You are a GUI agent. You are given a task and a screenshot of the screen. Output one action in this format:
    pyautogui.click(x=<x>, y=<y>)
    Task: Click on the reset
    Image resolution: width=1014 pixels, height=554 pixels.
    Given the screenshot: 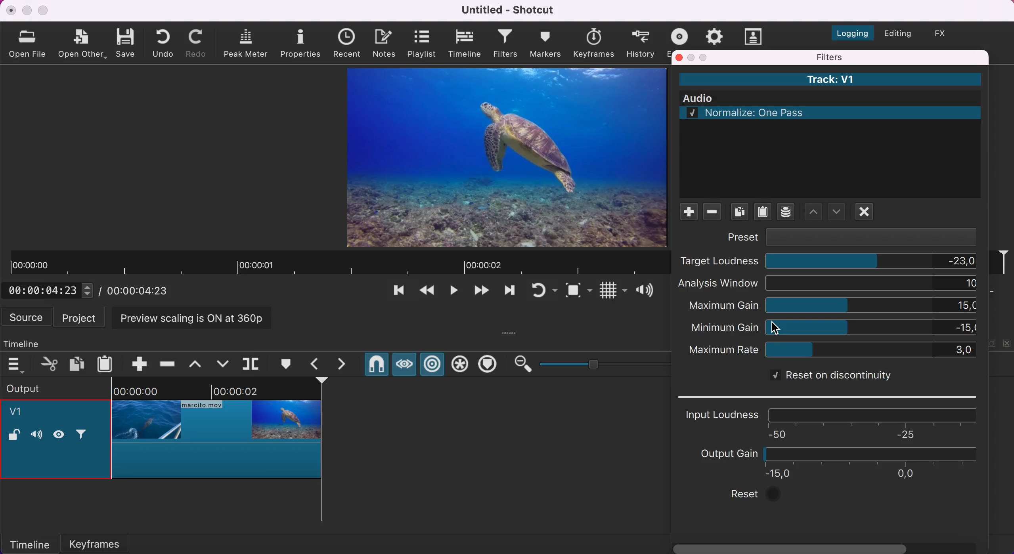 What is the action you would take?
    pyautogui.click(x=758, y=495)
    